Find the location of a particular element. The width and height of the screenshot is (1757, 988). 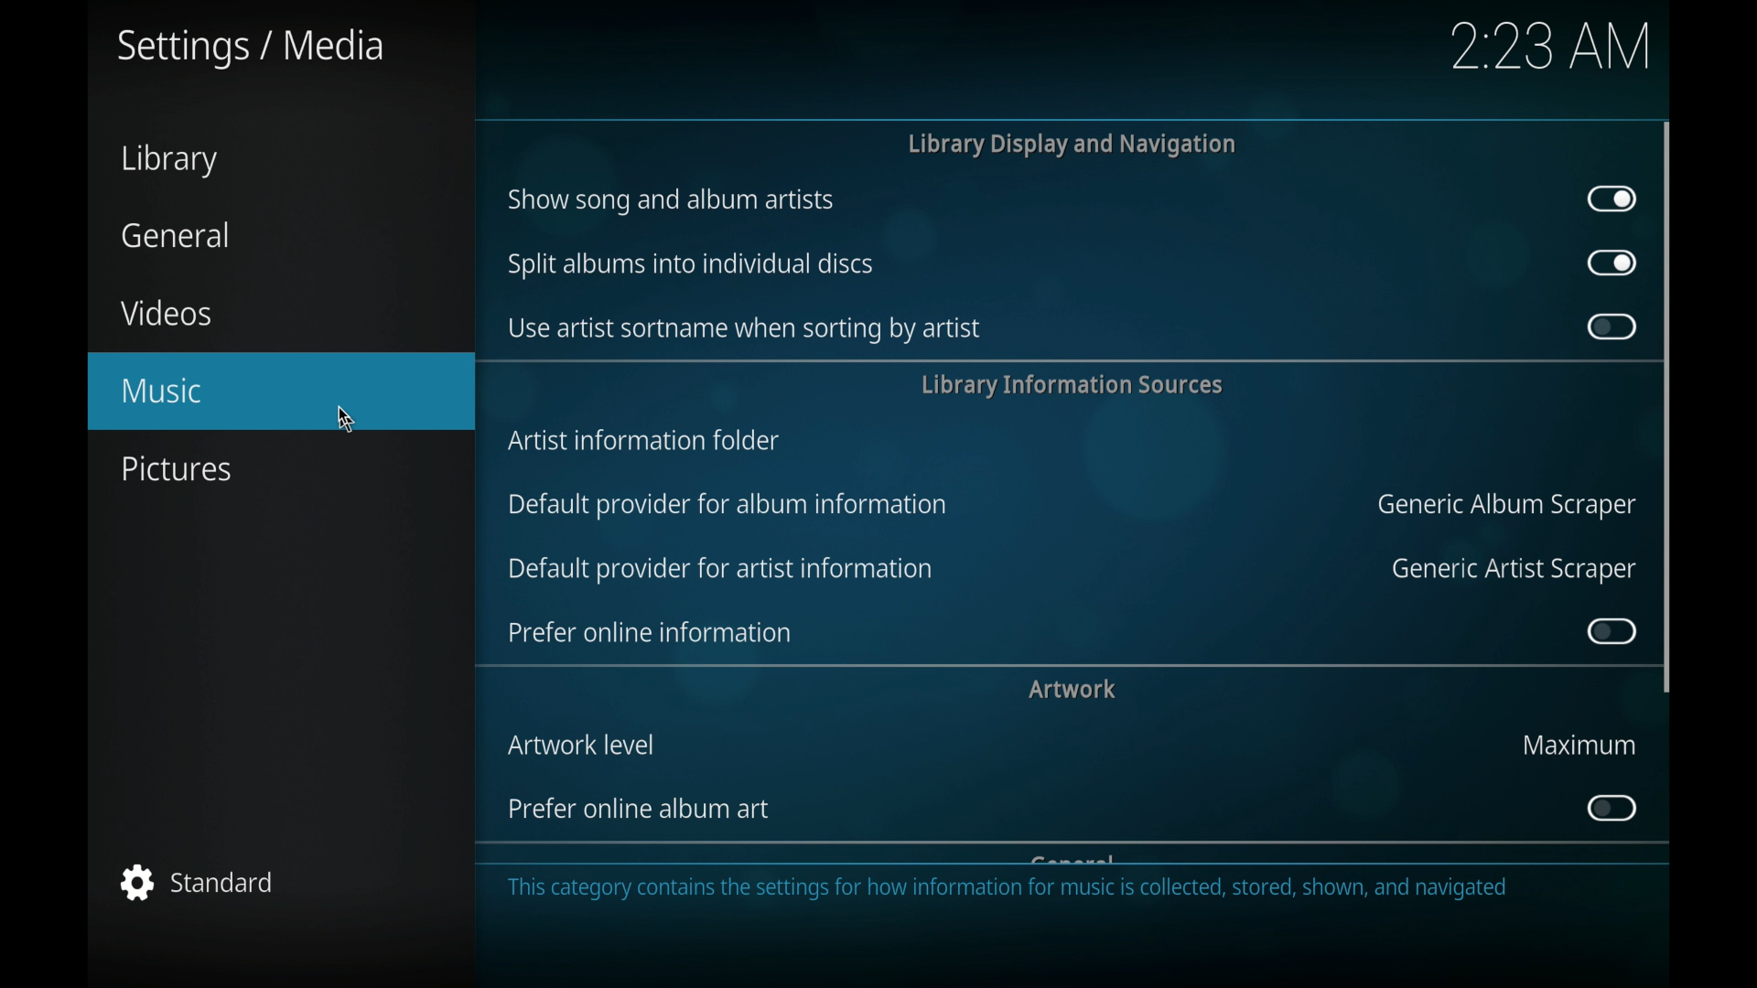

pictures is located at coordinates (179, 469).